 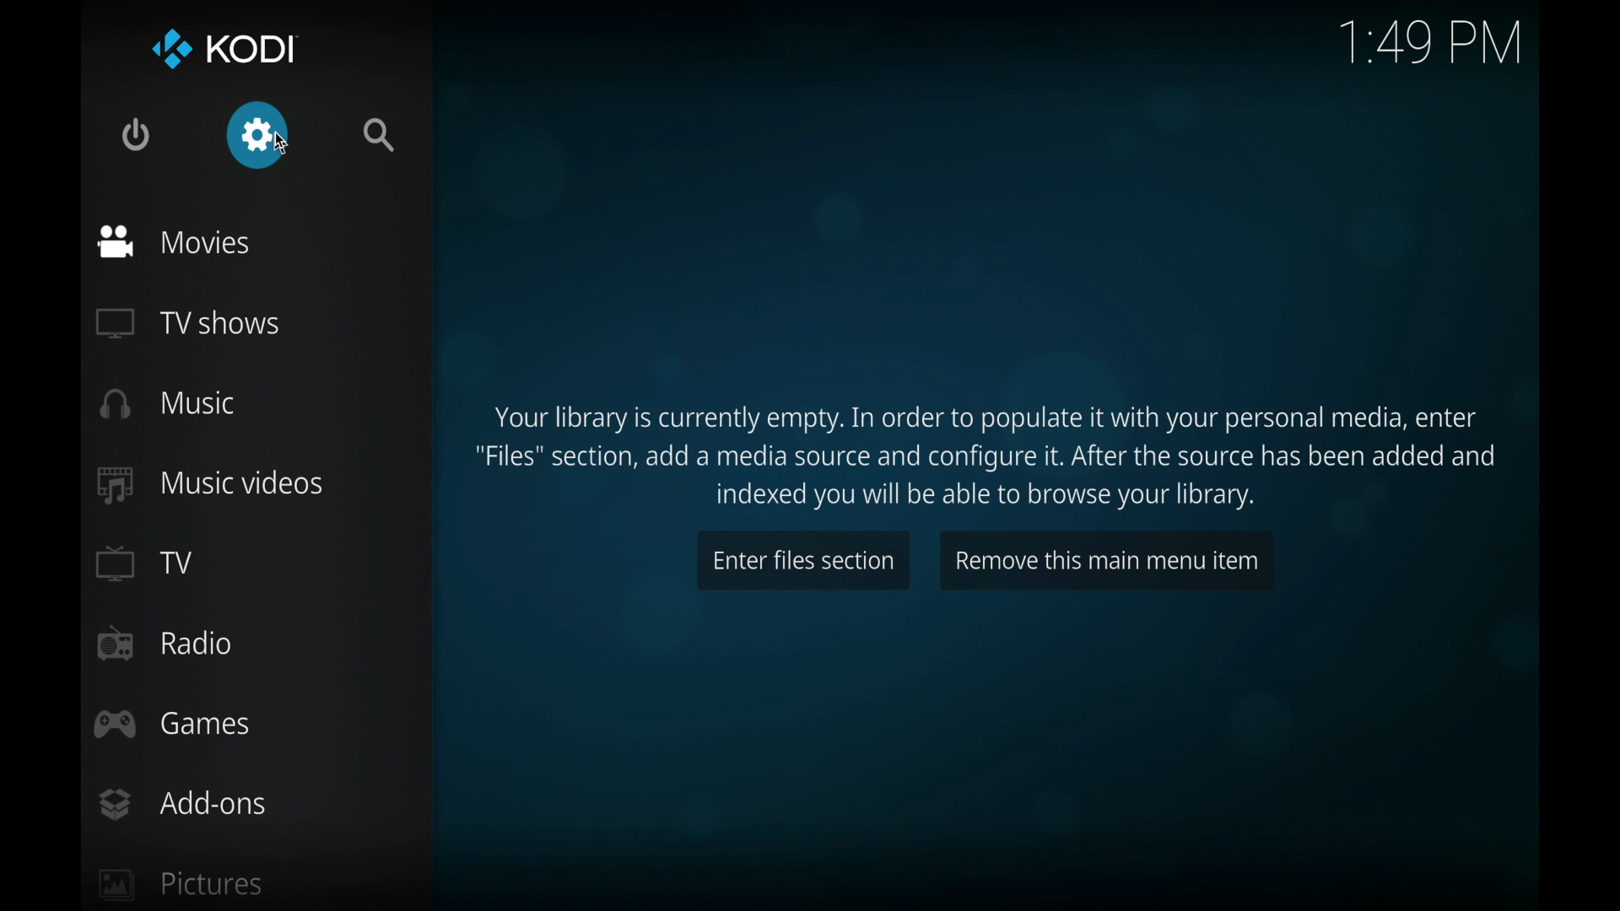 What do you see at coordinates (208, 483) in the screenshot?
I see `music videos` at bounding box center [208, 483].